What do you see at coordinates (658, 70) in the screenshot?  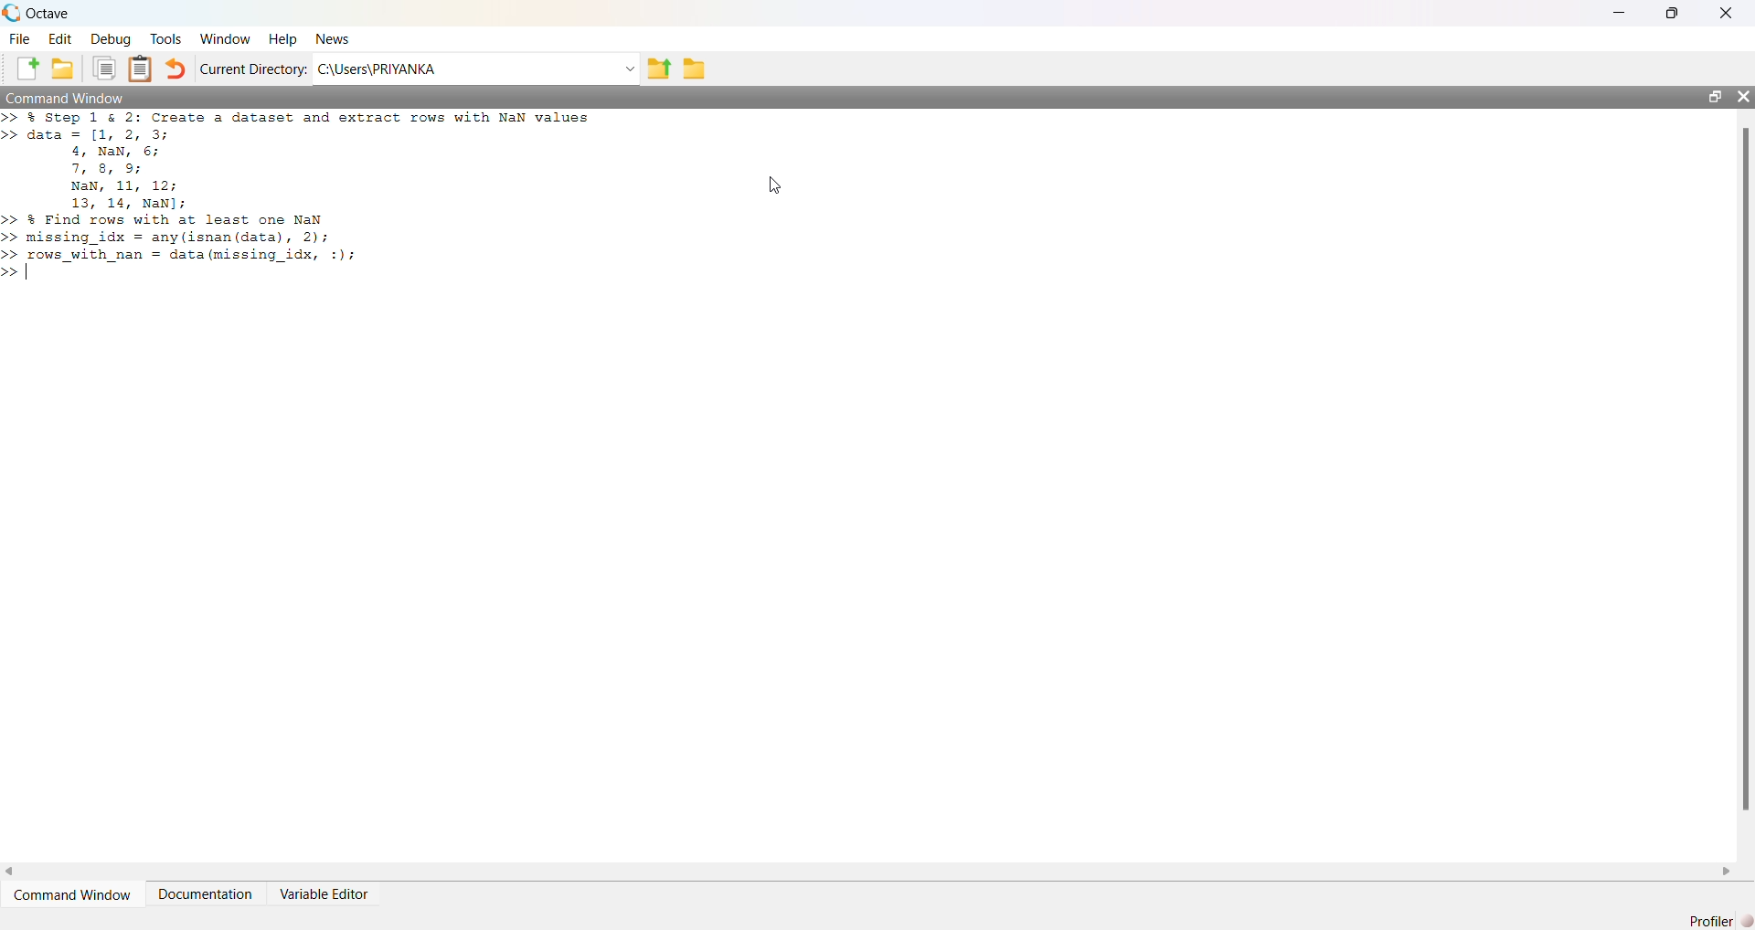 I see `previous folder` at bounding box center [658, 70].